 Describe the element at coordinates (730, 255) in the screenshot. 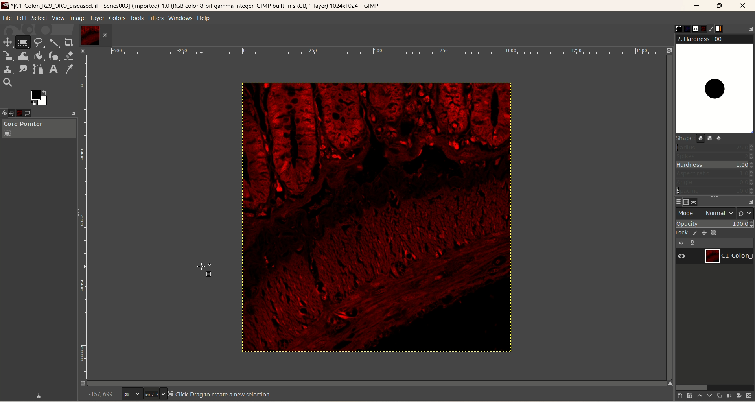

I see `layer1` at that location.